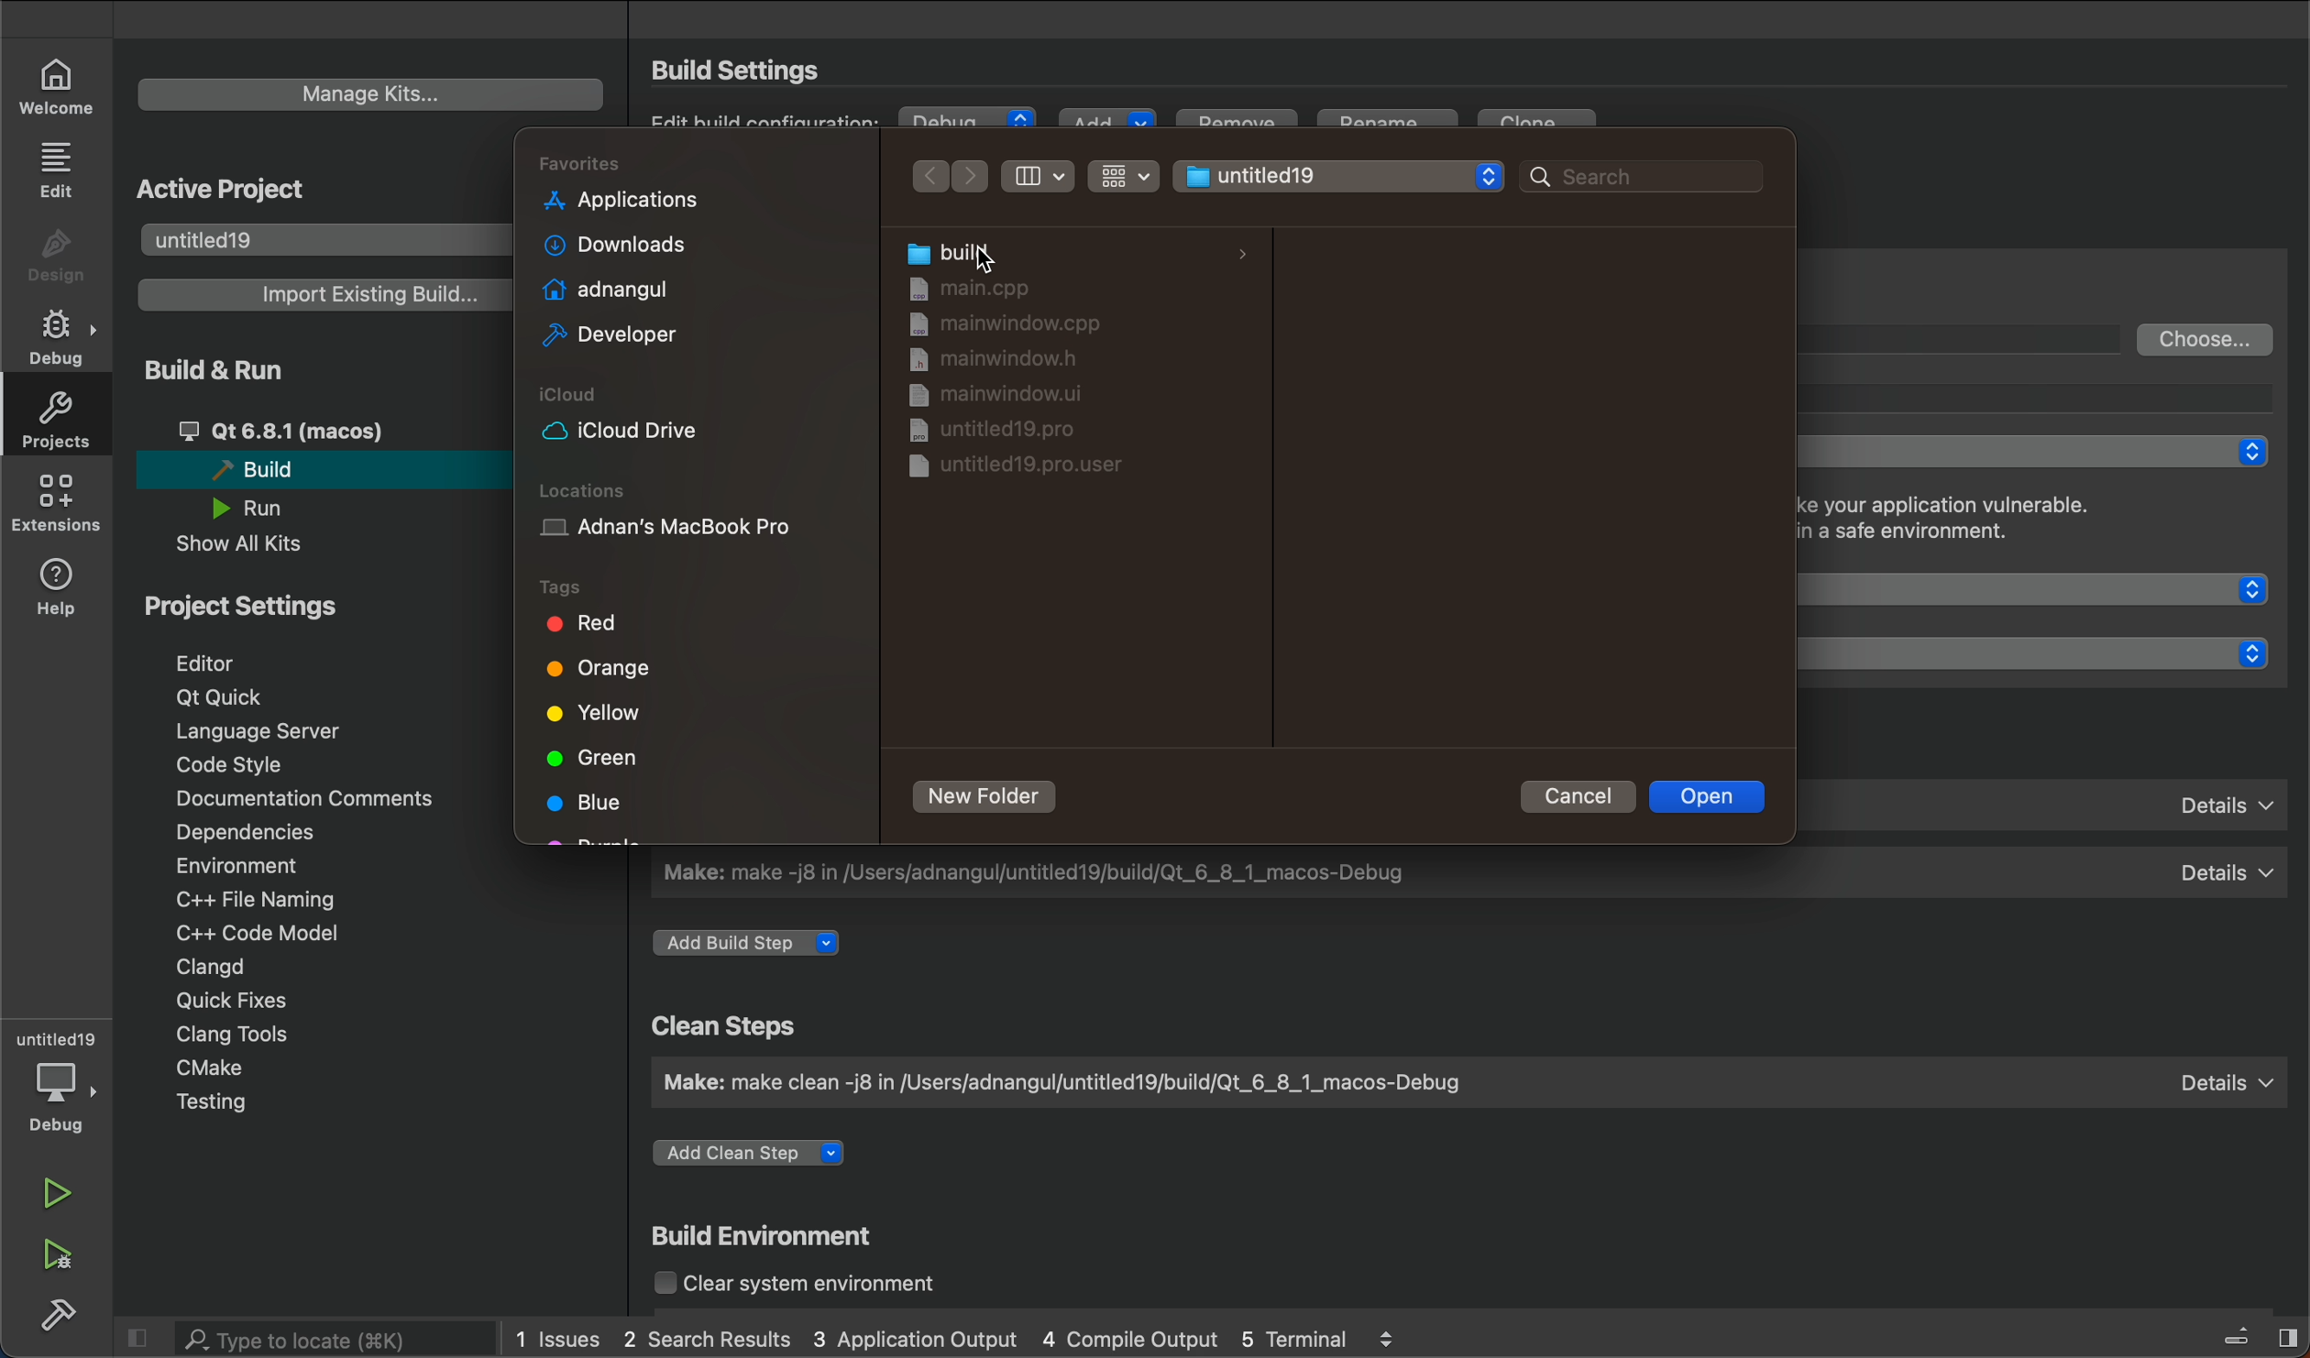 The width and height of the screenshot is (2310, 1358). Describe the element at coordinates (697, 165) in the screenshot. I see `folders` at that location.